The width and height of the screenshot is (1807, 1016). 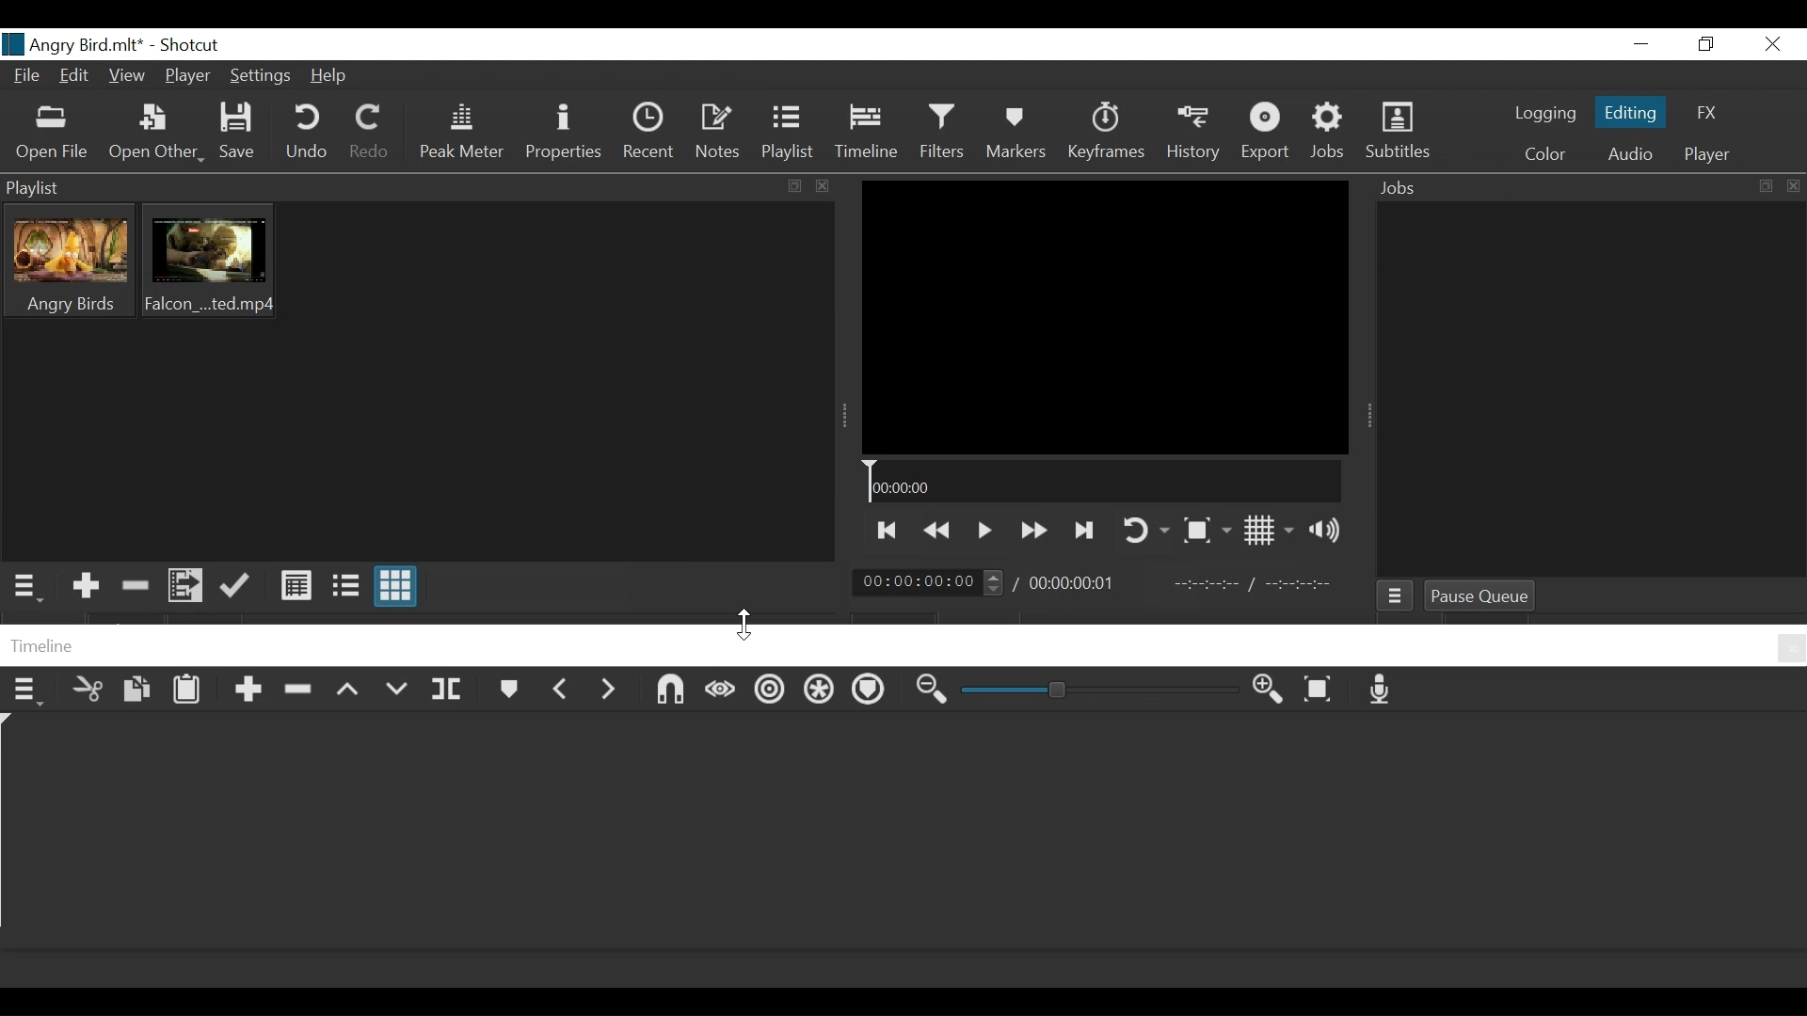 I want to click on Lift, so click(x=349, y=694).